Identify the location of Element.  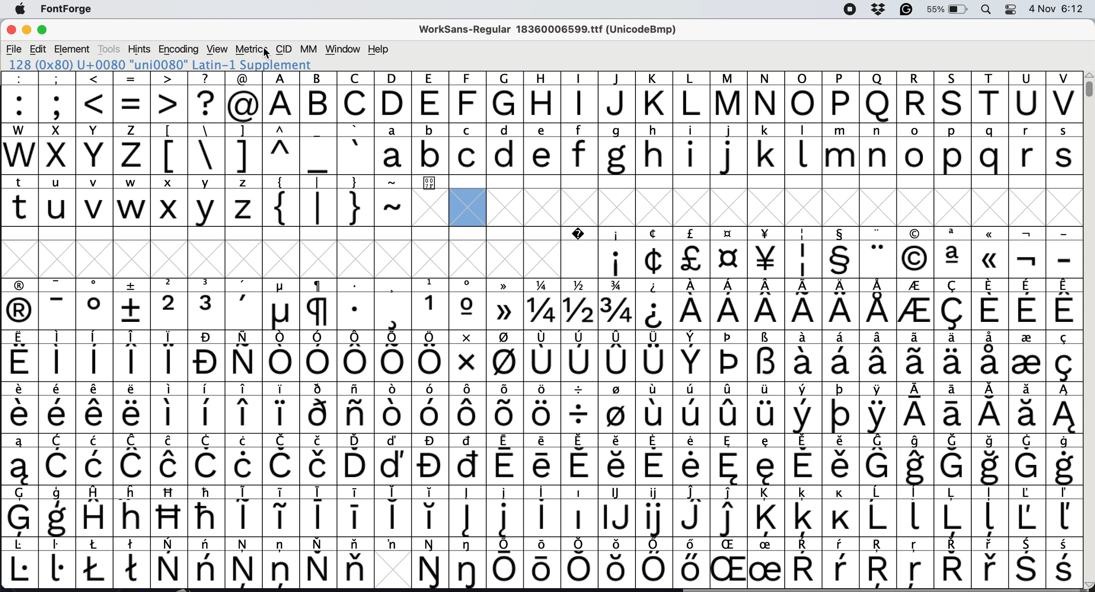
(73, 49).